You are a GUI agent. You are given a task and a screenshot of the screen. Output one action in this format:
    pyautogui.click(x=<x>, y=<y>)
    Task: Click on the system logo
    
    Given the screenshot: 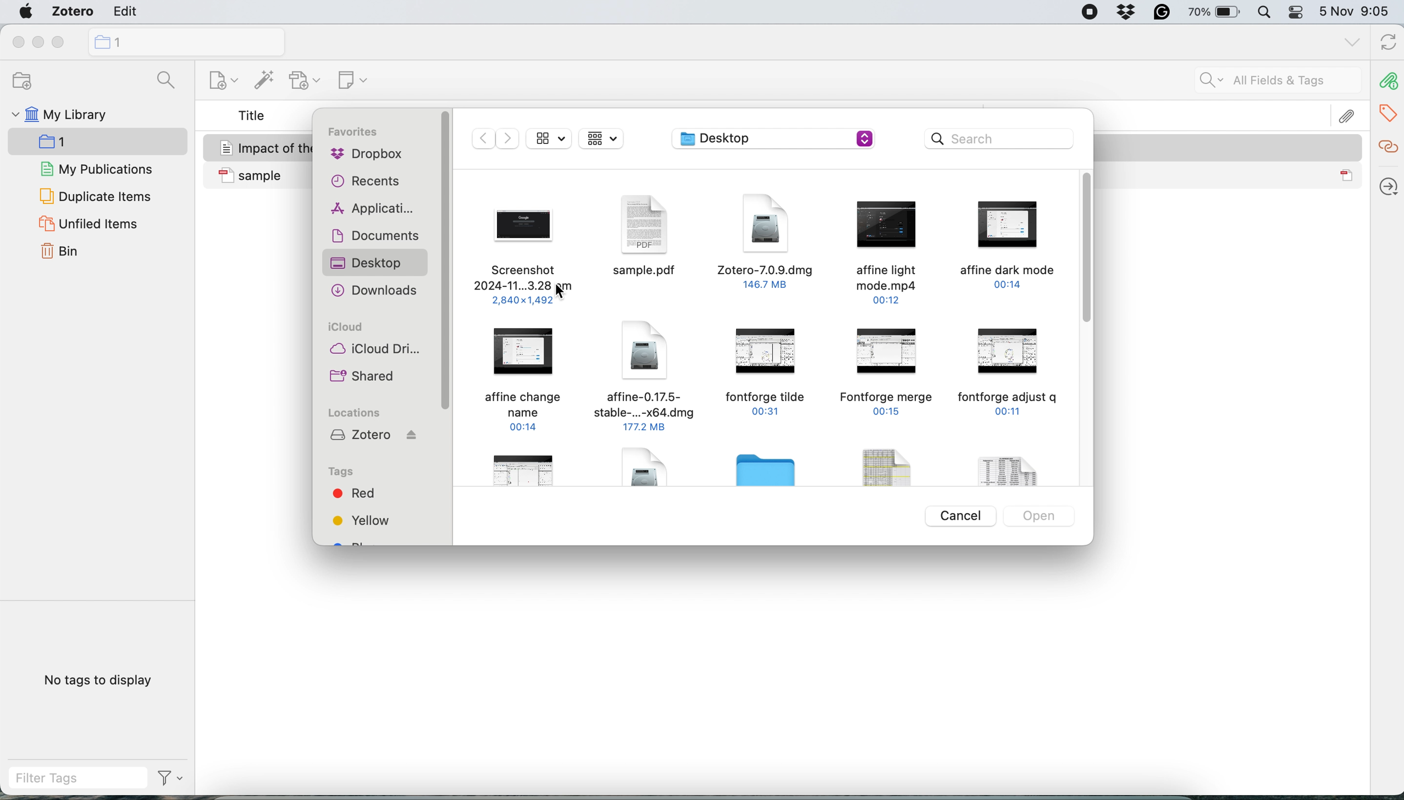 What is the action you would take?
    pyautogui.click(x=26, y=12)
    